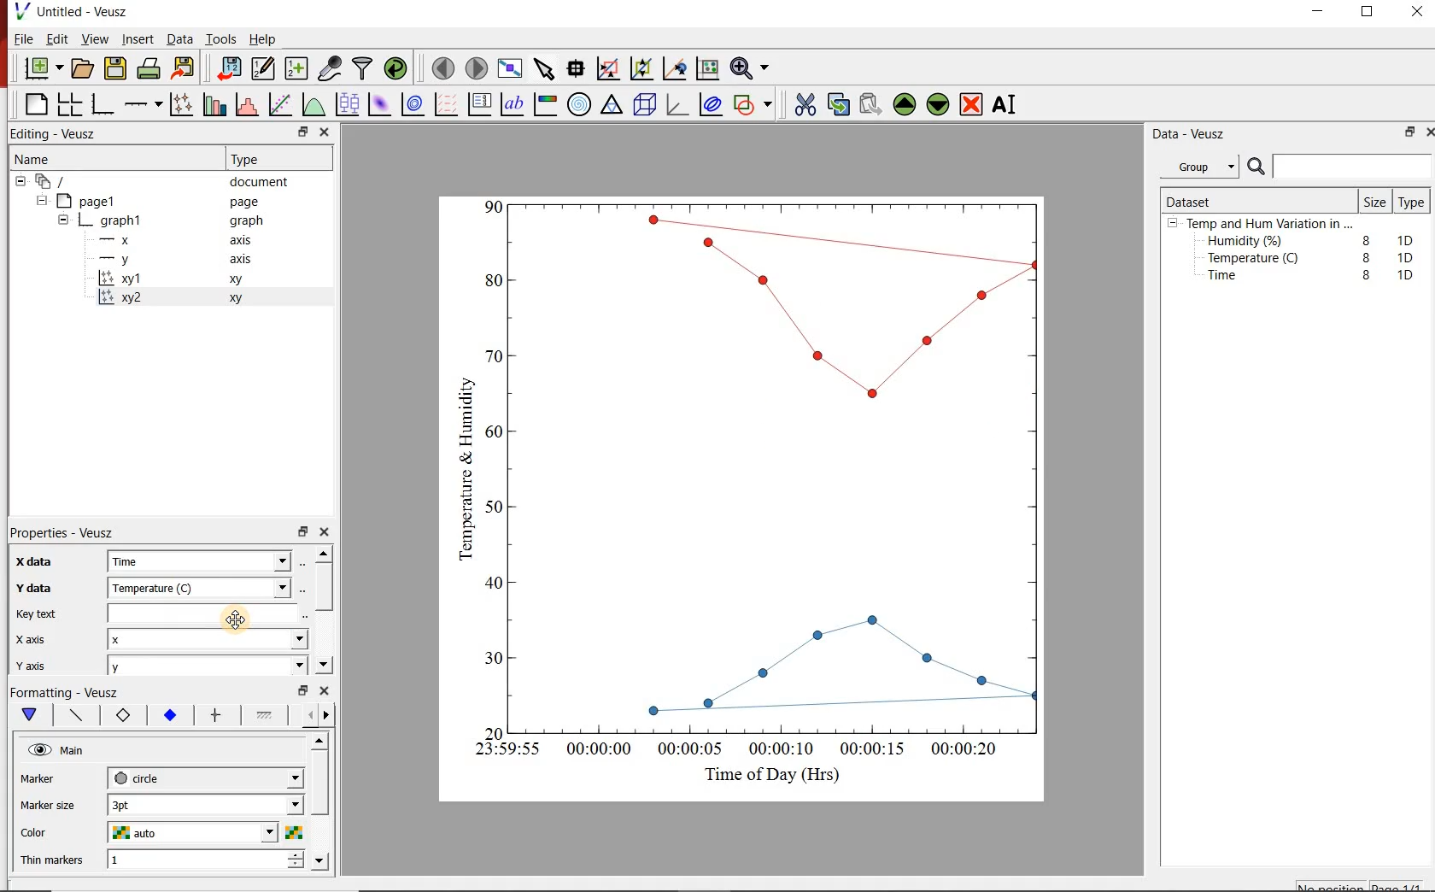 The width and height of the screenshot is (1435, 892). I want to click on click to recenter graph axes, so click(675, 68).